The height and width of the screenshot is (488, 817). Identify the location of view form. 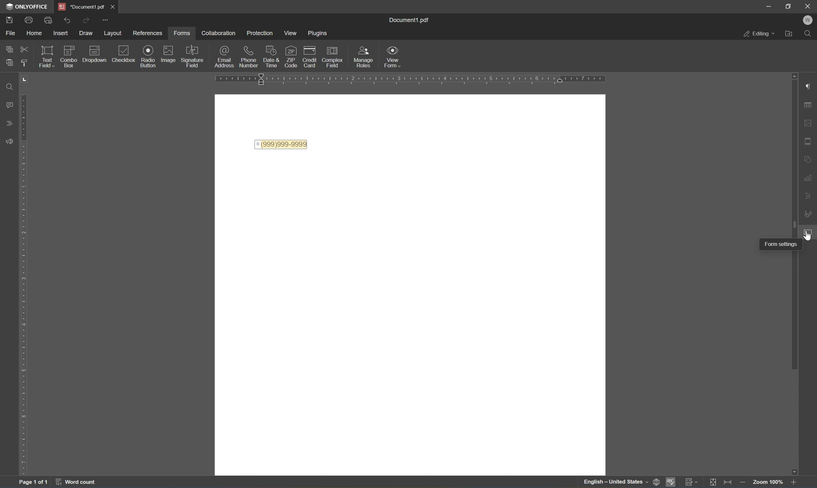
(393, 56).